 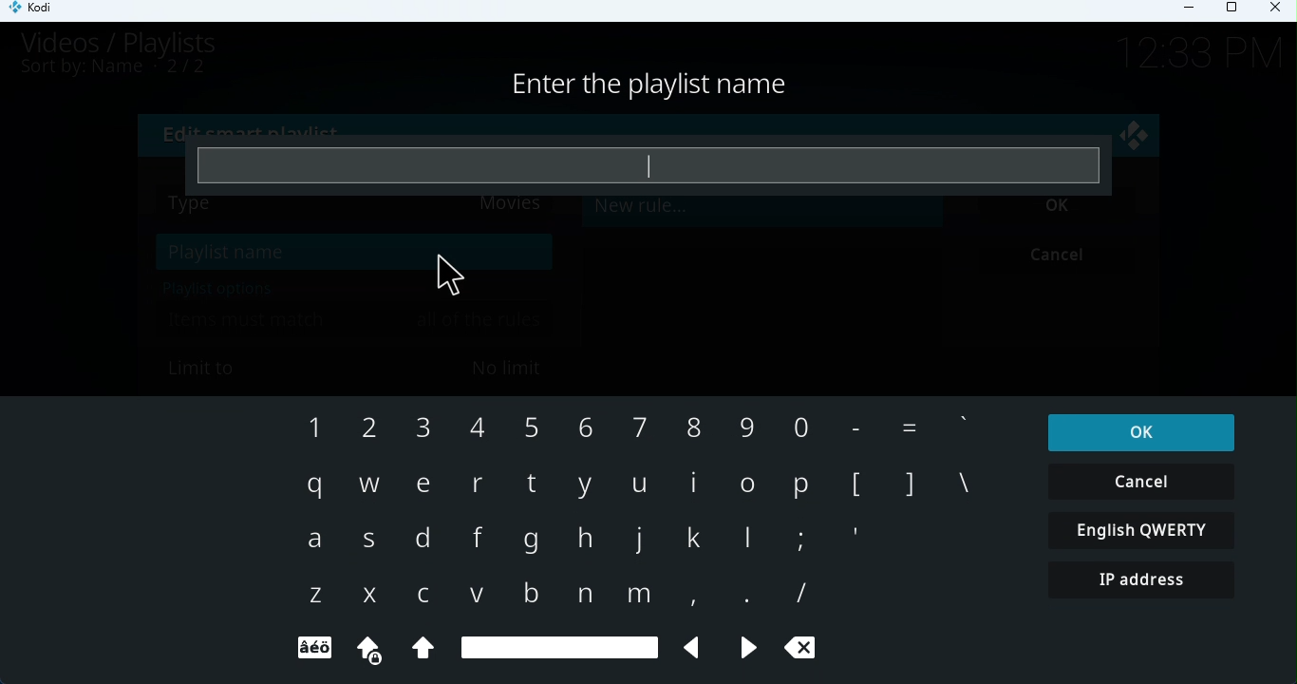 What do you see at coordinates (1143, 529) in the screenshot?
I see `English QWERTY` at bounding box center [1143, 529].